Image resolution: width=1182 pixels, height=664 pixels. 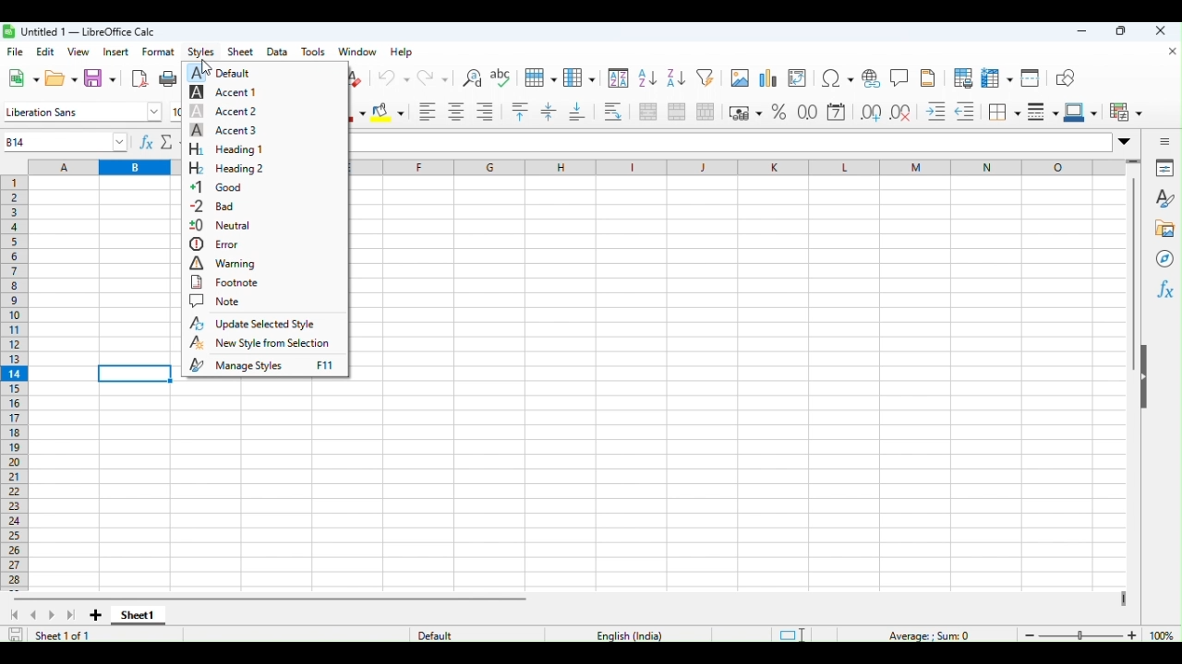 I want to click on update selected style, so click(x=261, y=324).